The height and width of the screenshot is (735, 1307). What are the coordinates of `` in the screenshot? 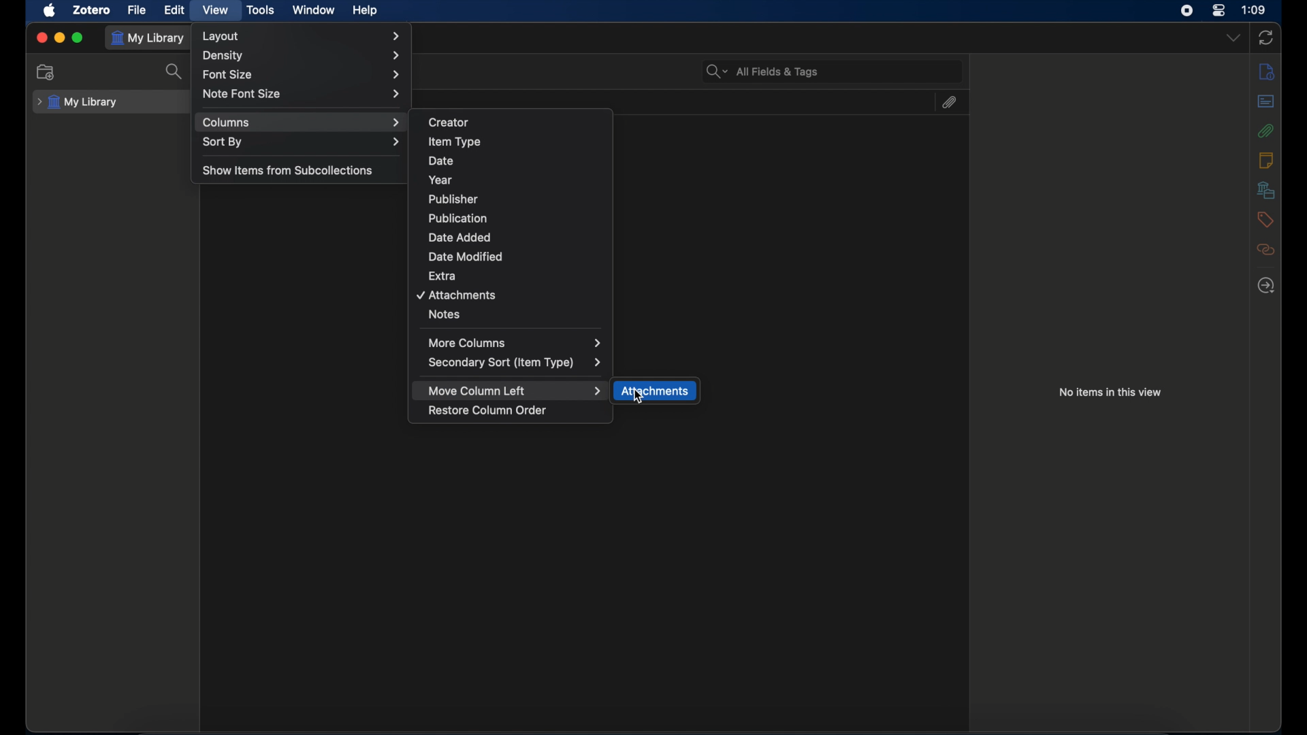 It's located at (1267, 285).